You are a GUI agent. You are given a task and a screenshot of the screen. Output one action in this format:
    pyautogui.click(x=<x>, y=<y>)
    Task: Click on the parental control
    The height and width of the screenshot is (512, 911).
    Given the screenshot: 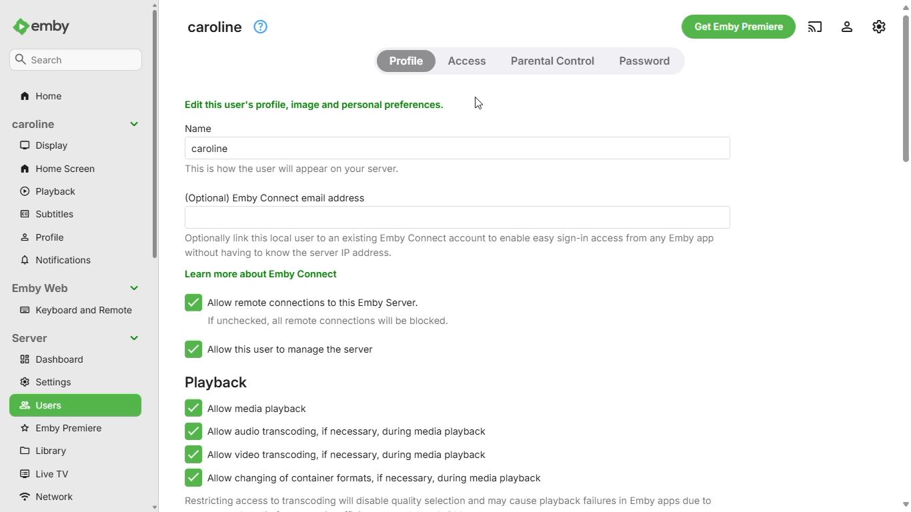 What is the action you would take?
    pyautogui.click(x=552, y=61)
    